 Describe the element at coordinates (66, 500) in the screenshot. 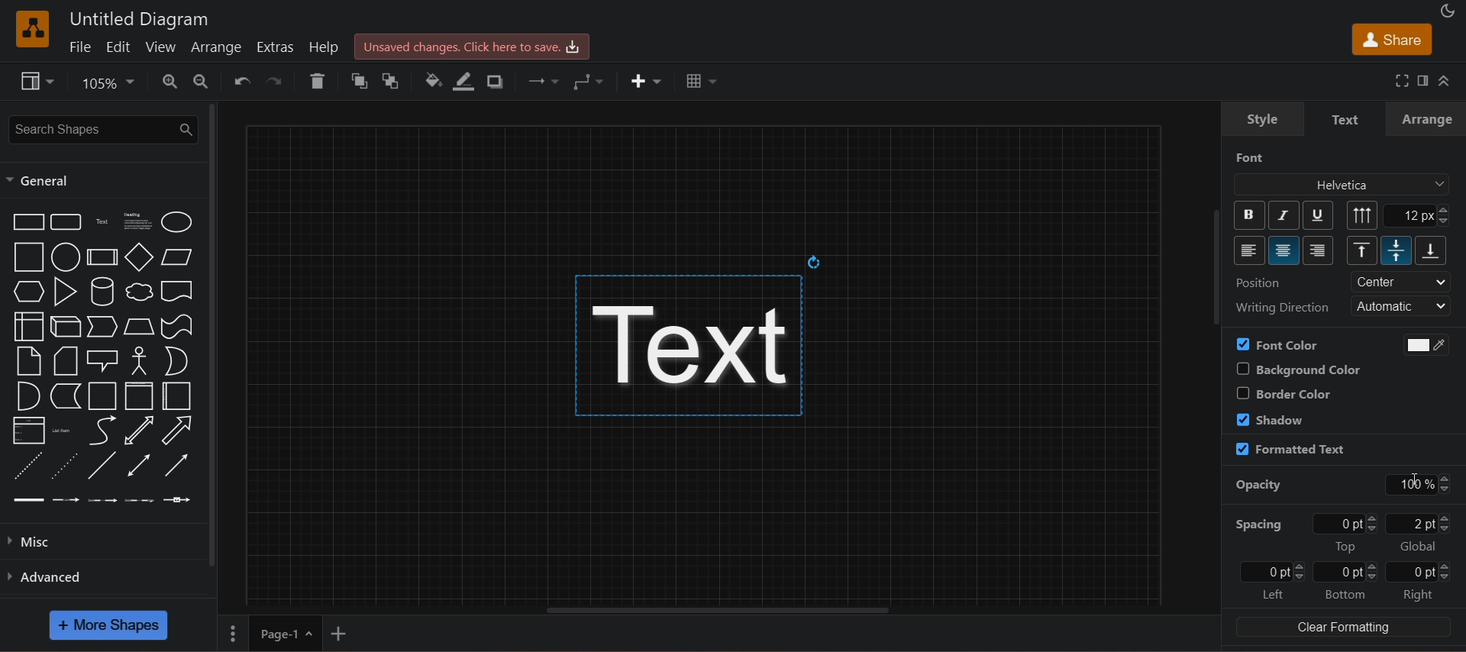

I see `connector with label` at that location.